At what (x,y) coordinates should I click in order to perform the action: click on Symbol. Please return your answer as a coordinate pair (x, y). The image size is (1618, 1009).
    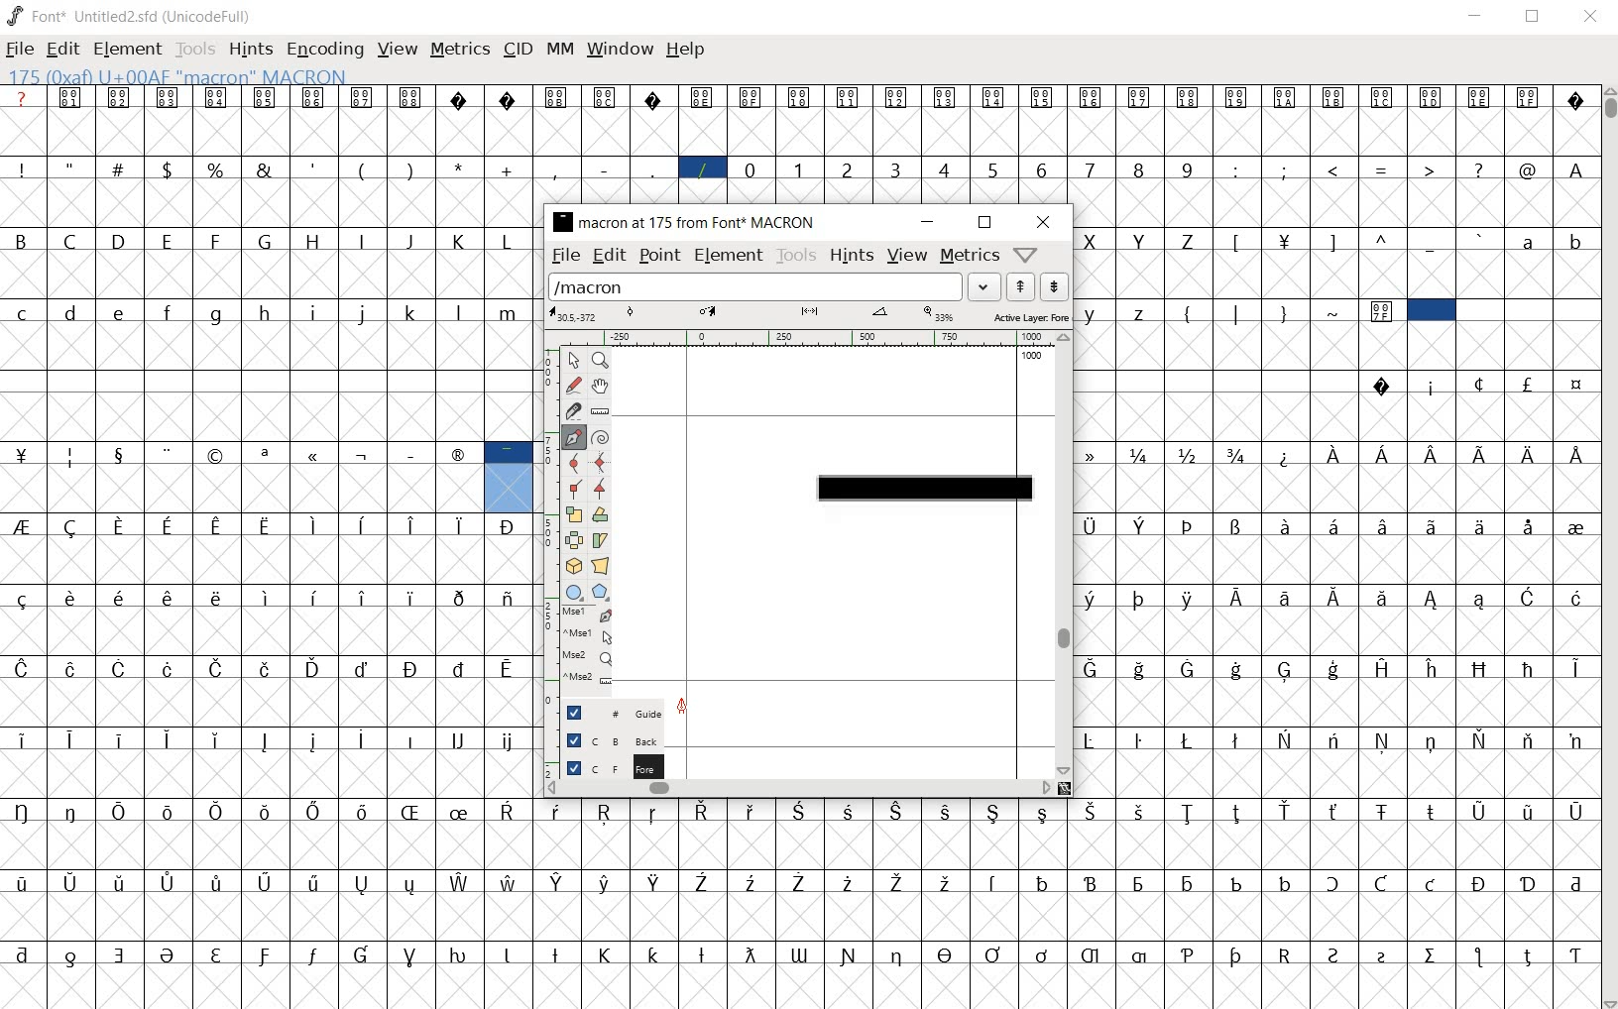
    Looking at the image, I should click on (704, 883).